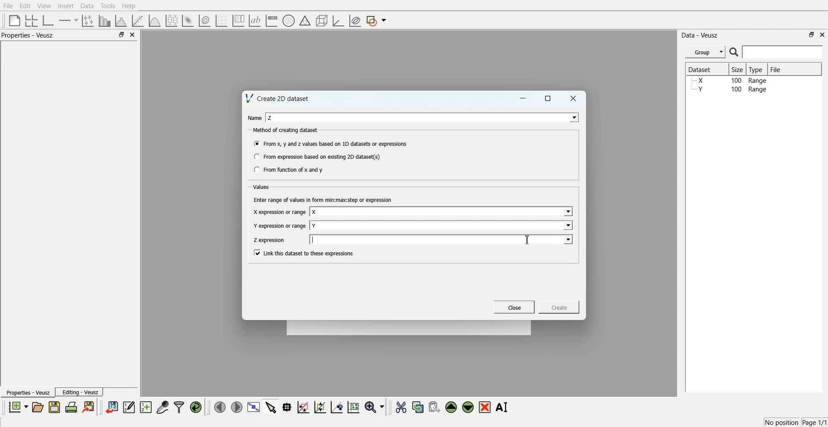 The image size is (828, 427). Describe the element at coordinates (485, 408) in the screenshot. I see `Remove the selected widget` at that location.